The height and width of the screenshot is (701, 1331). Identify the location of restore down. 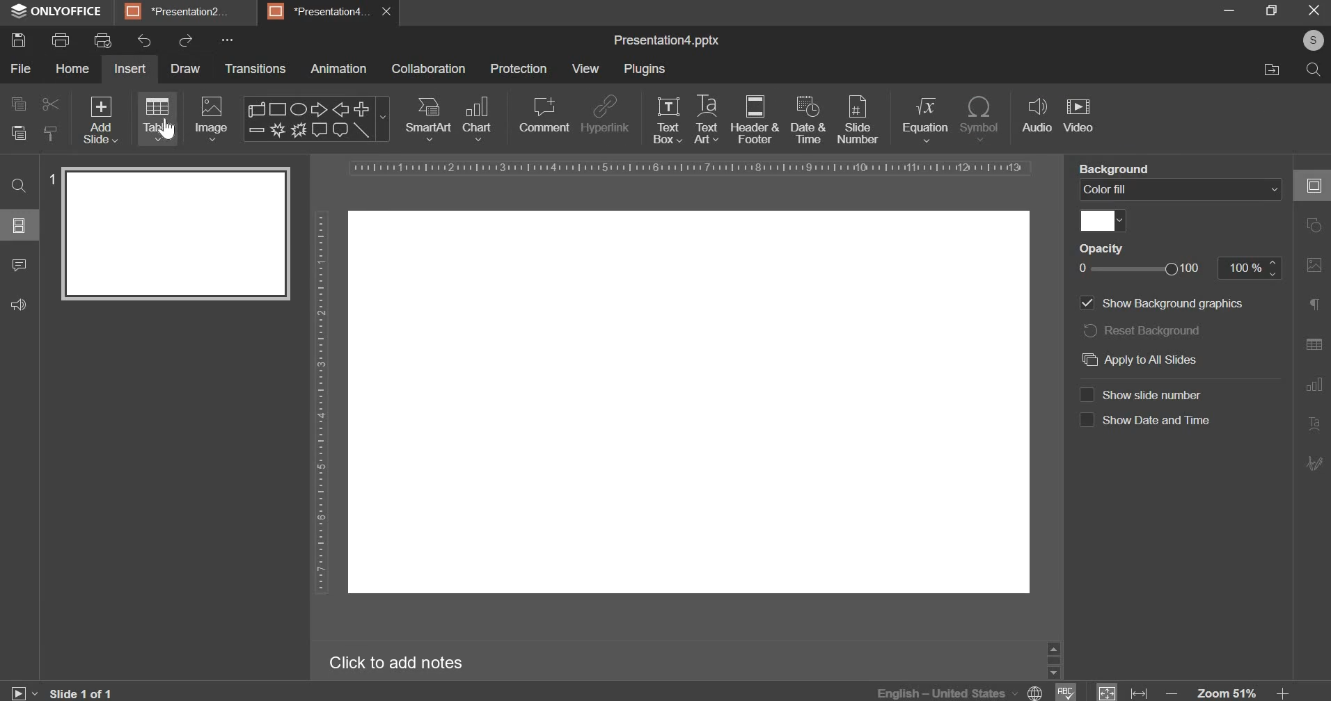
(1271, 10).